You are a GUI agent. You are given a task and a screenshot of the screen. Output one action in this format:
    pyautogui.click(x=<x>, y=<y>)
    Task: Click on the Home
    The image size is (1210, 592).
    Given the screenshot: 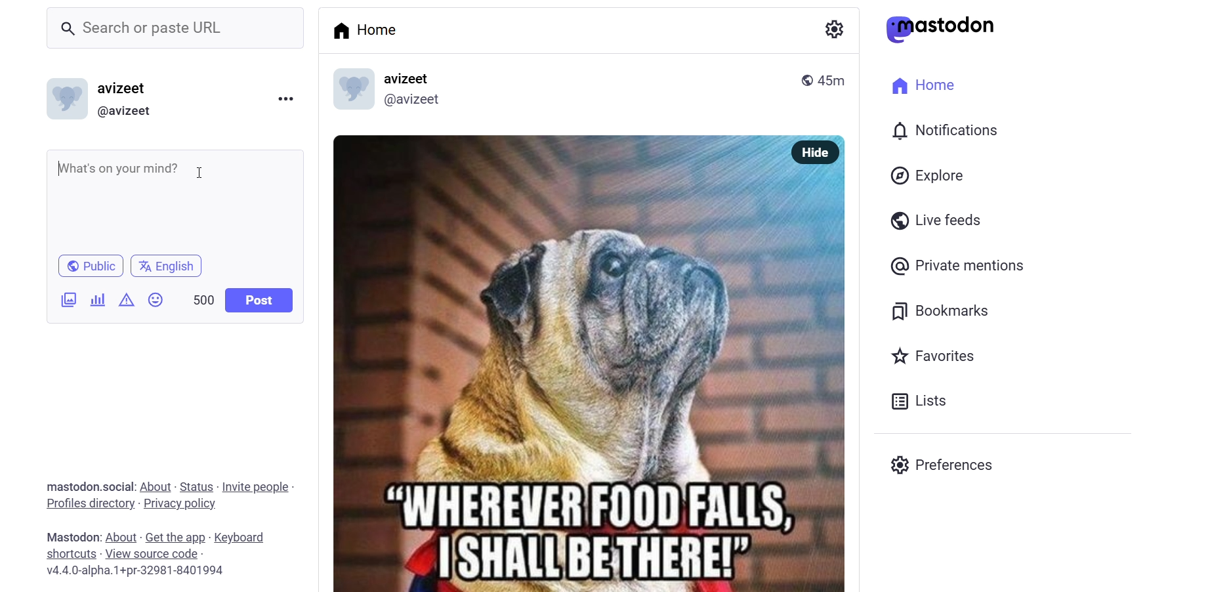 What is the action you would take?
    pyautogui.click(x=933, y=88)
    